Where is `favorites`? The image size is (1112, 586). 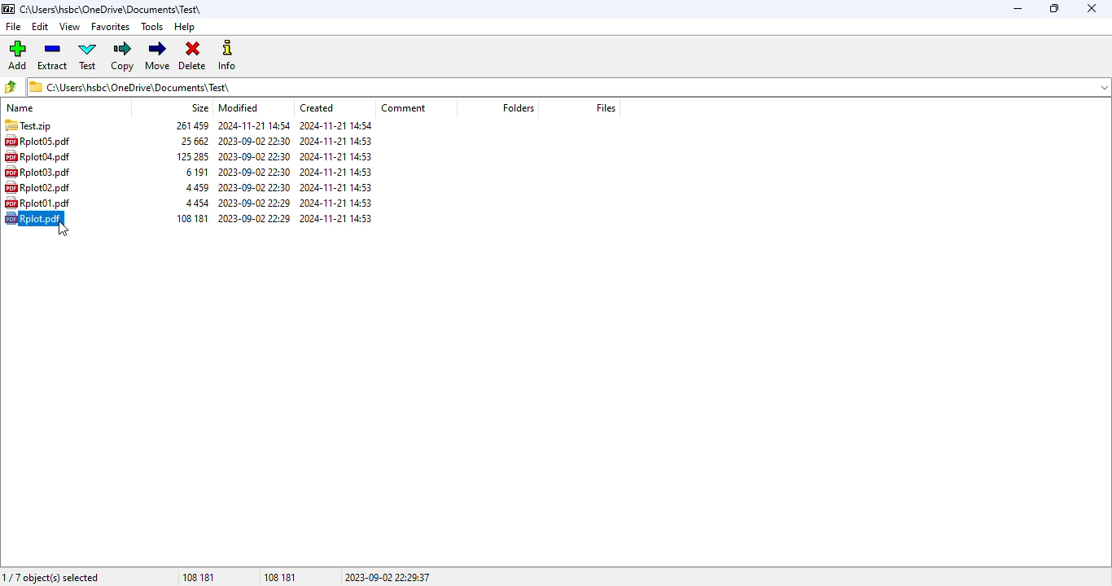 favorites is located at coordinates (111, 27).